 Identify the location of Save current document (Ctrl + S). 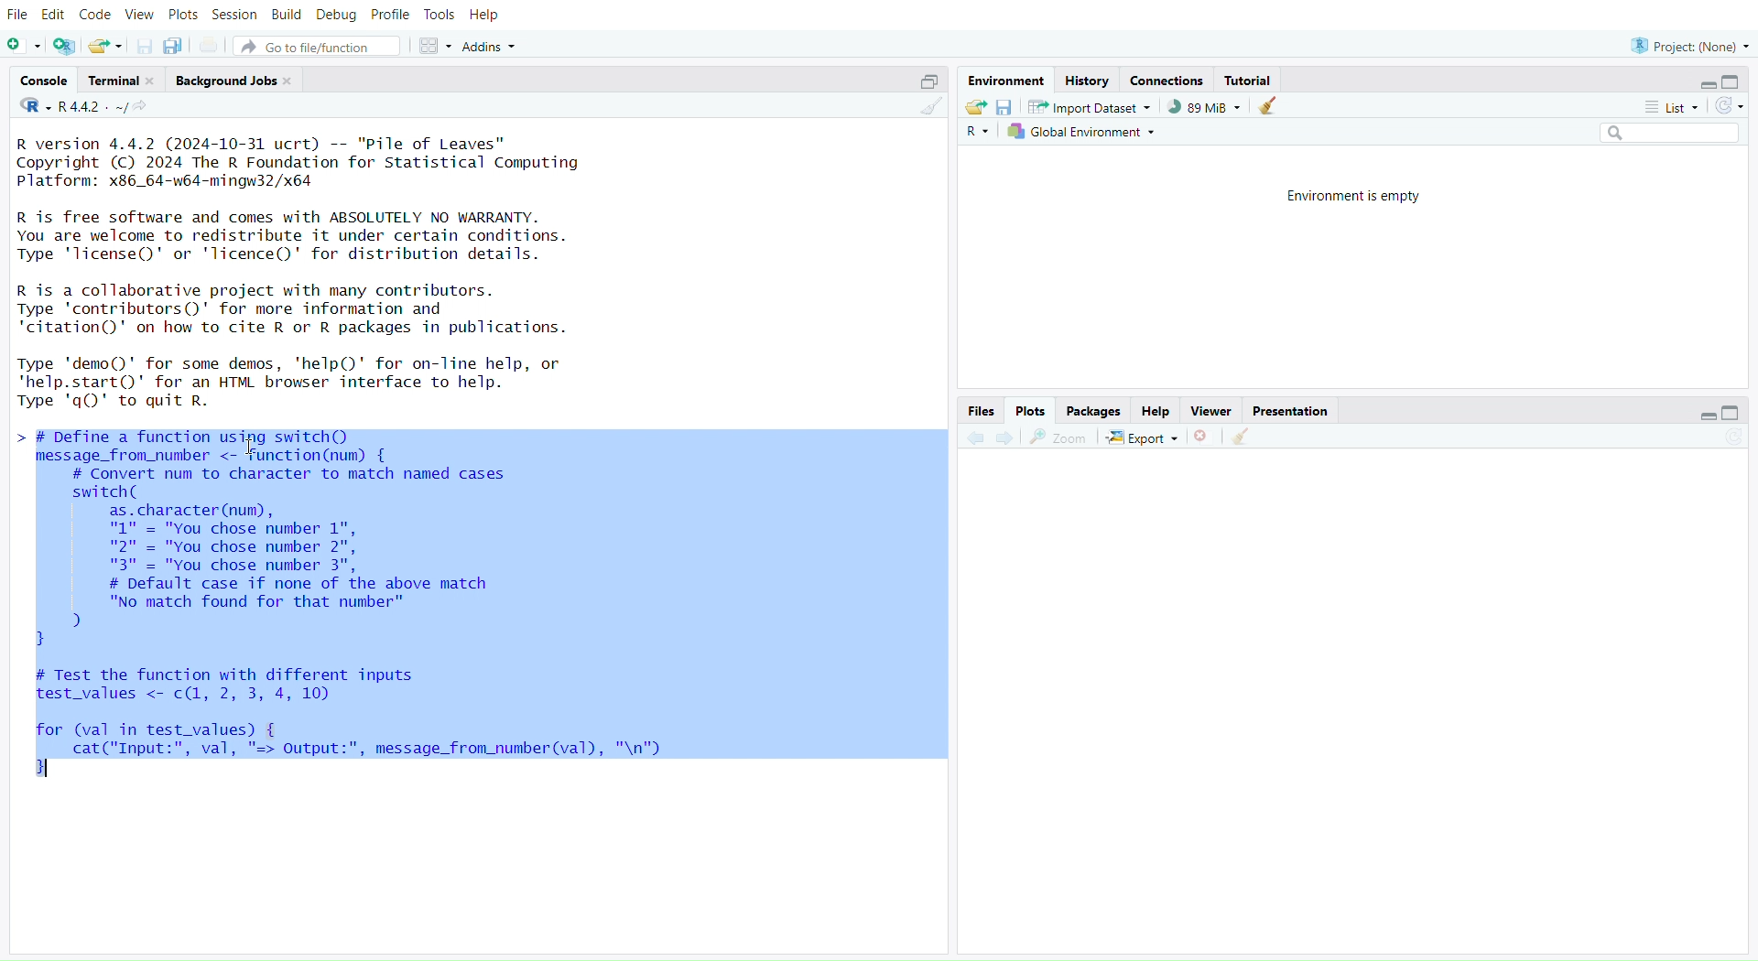
(141, 46).